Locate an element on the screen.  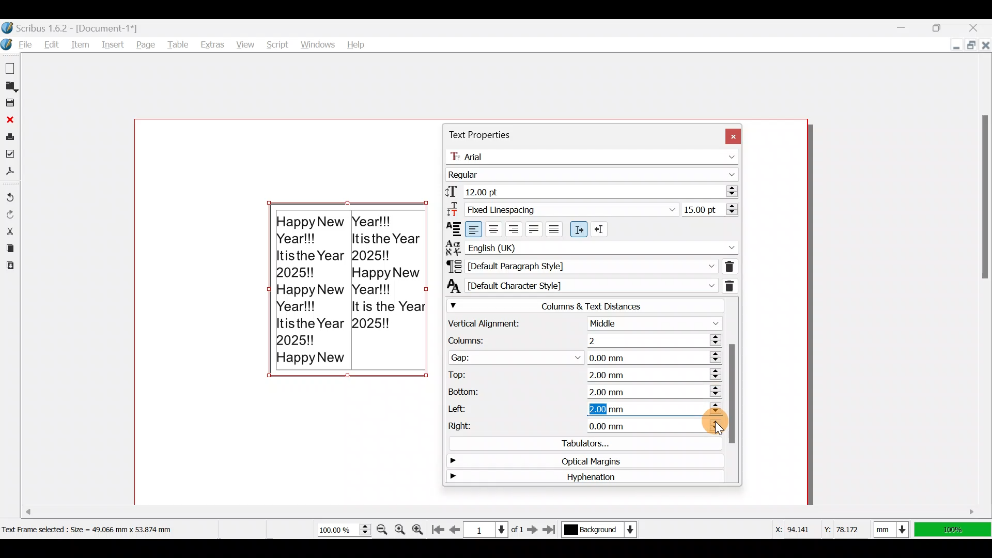
Cursor on right (increase button) is located at coordinates (714, 425).